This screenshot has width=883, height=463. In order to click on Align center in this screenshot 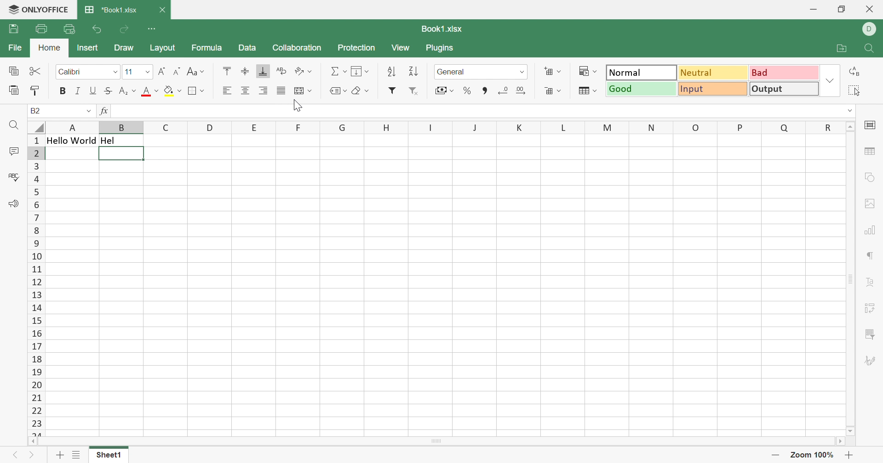, I will do `click(246, 91)`.